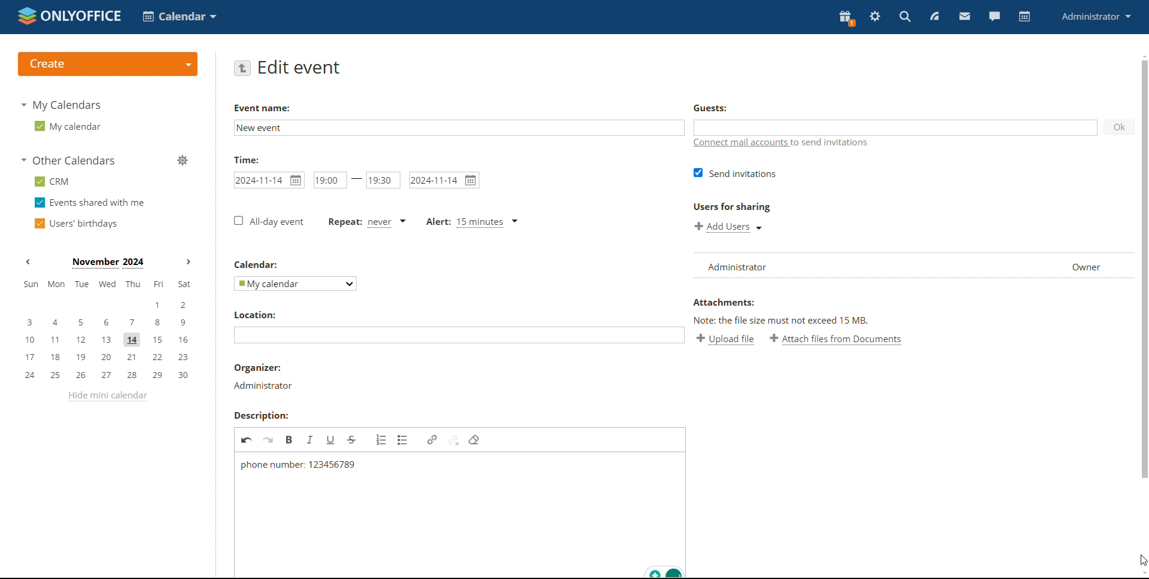  I want to click on attach file from documents, so click(835, 340).